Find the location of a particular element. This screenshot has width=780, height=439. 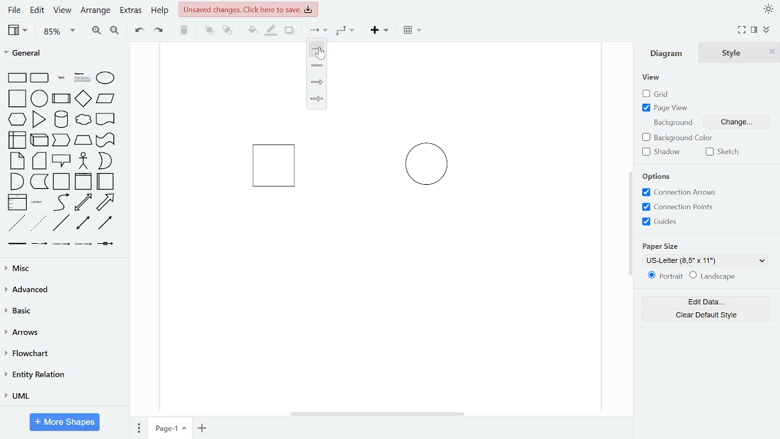

guides is located at coordinates (660, 221).